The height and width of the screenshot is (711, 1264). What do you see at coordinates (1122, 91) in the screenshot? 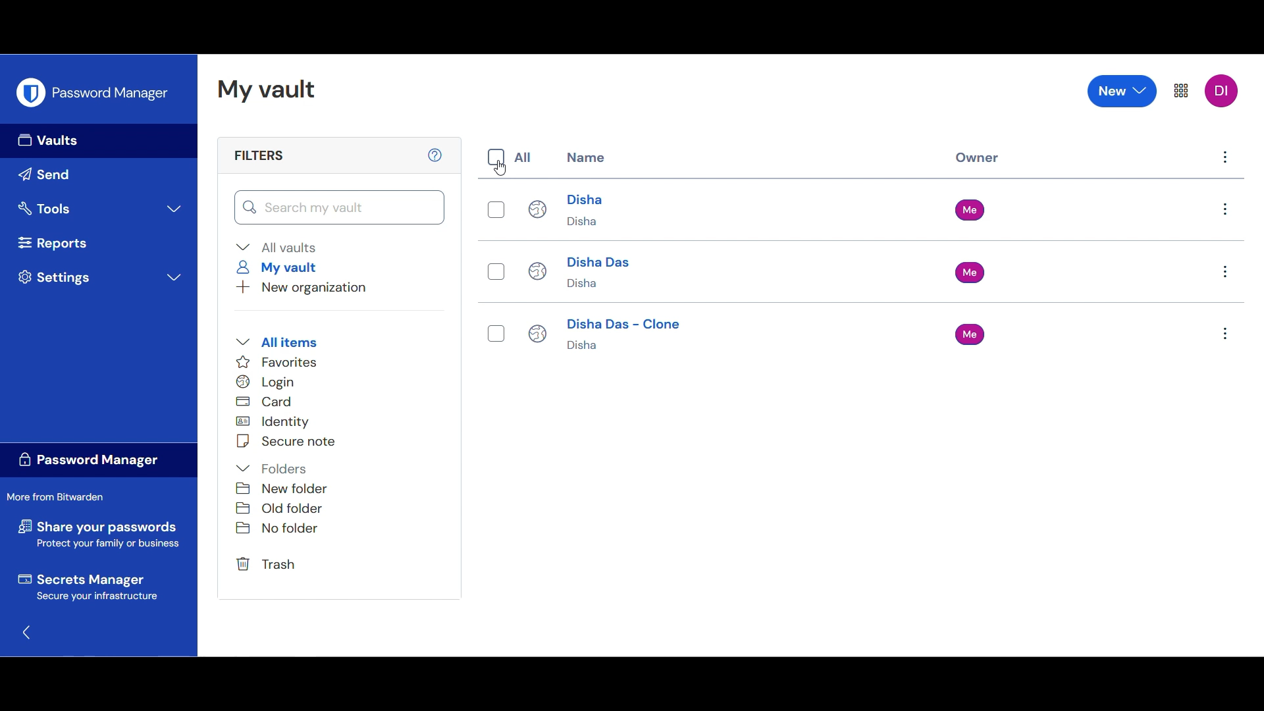
I see `New options` at bounding box center [1122, 91].